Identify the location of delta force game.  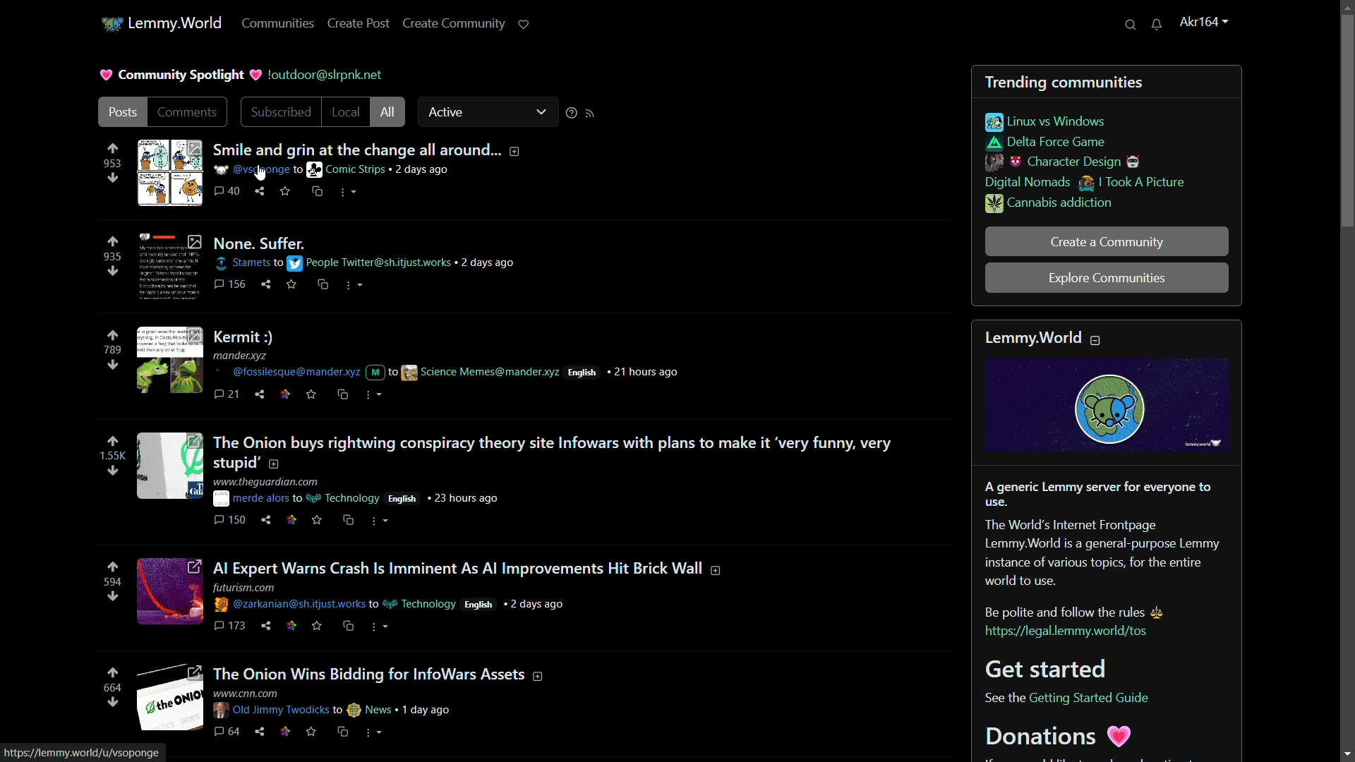
(1044, 143).